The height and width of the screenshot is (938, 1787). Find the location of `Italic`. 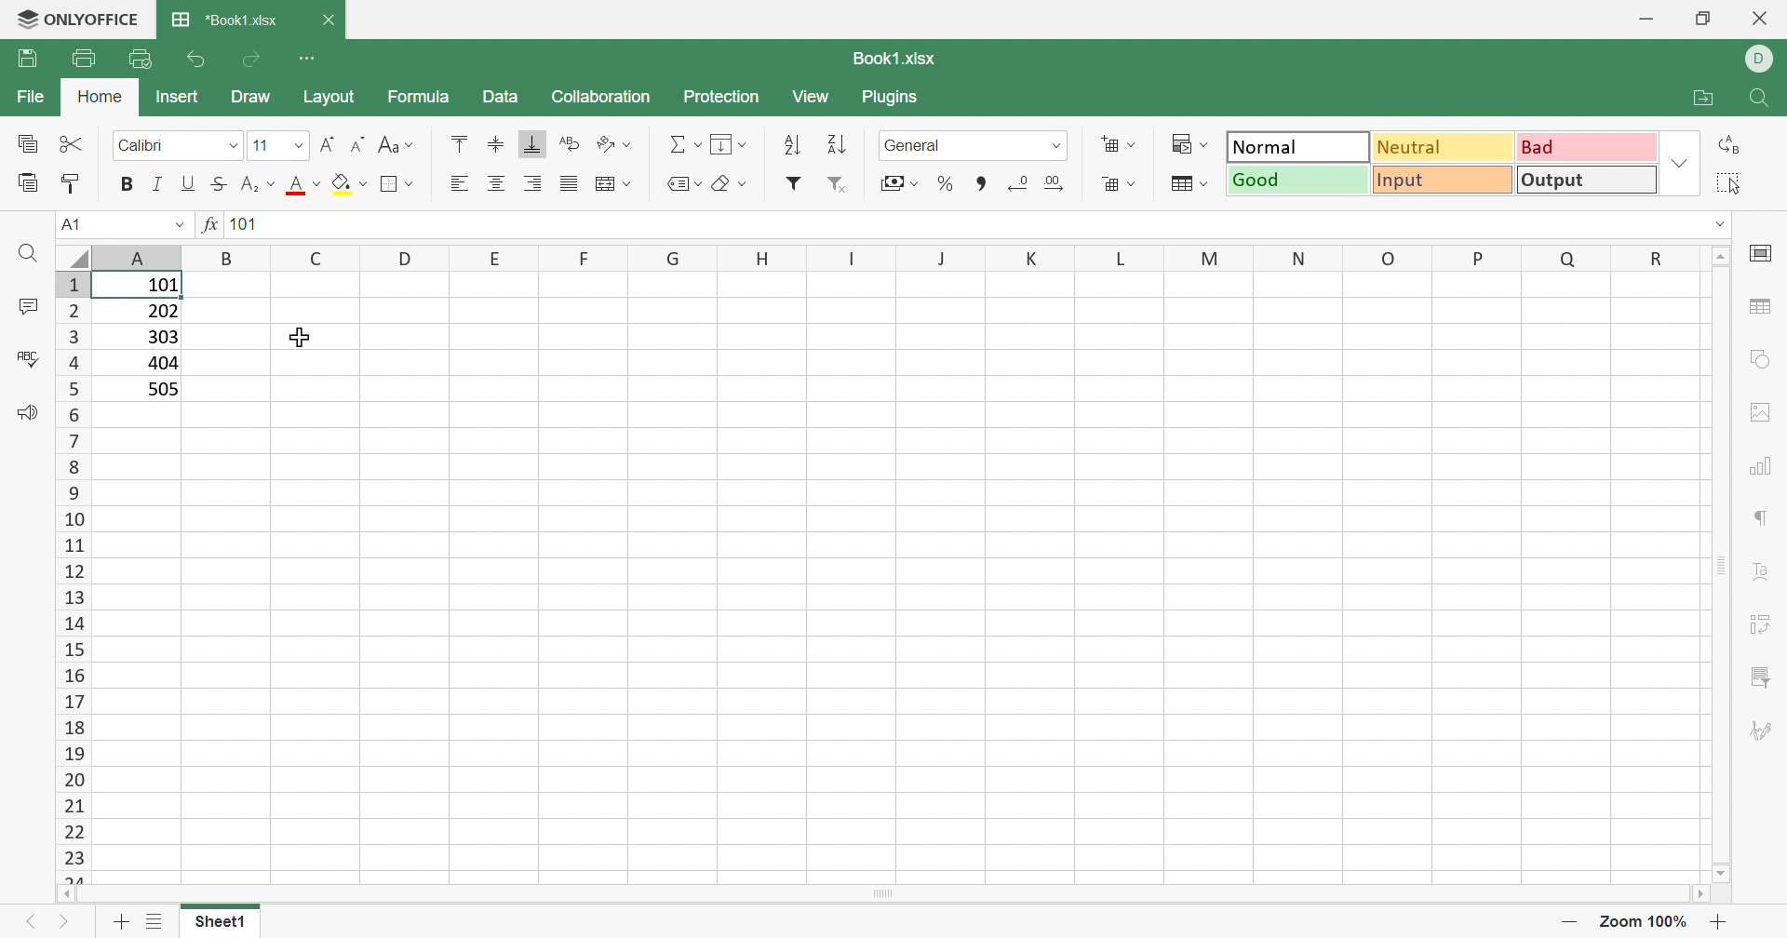

Italic is located at coordinates (157, 184).